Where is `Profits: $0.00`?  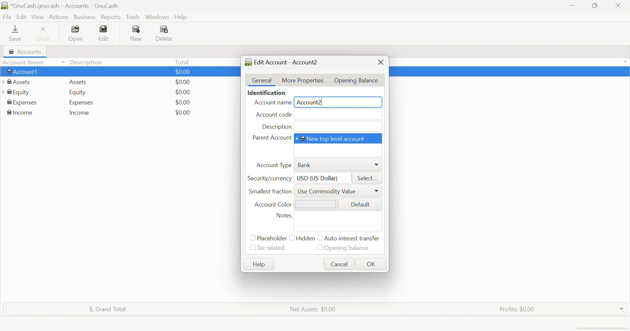
Profits: $0.00 is located at coordinates (517, 309).